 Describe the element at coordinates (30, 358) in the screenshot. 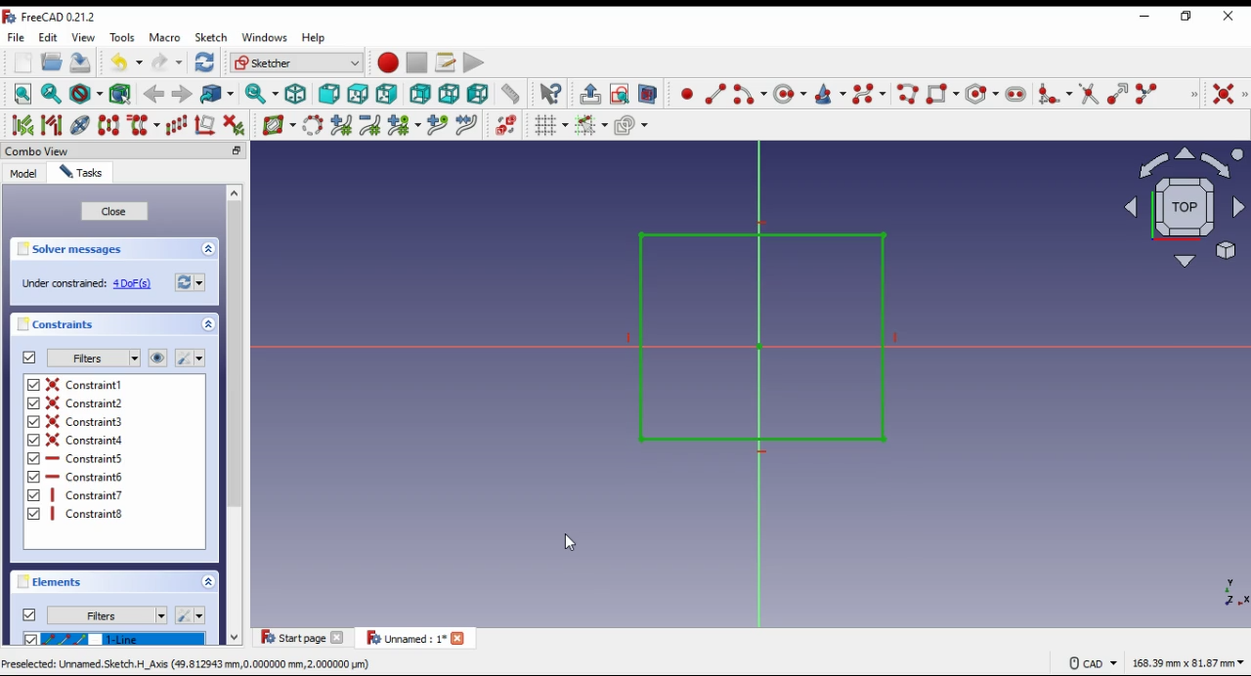

I see `on/off constraints` at that location.